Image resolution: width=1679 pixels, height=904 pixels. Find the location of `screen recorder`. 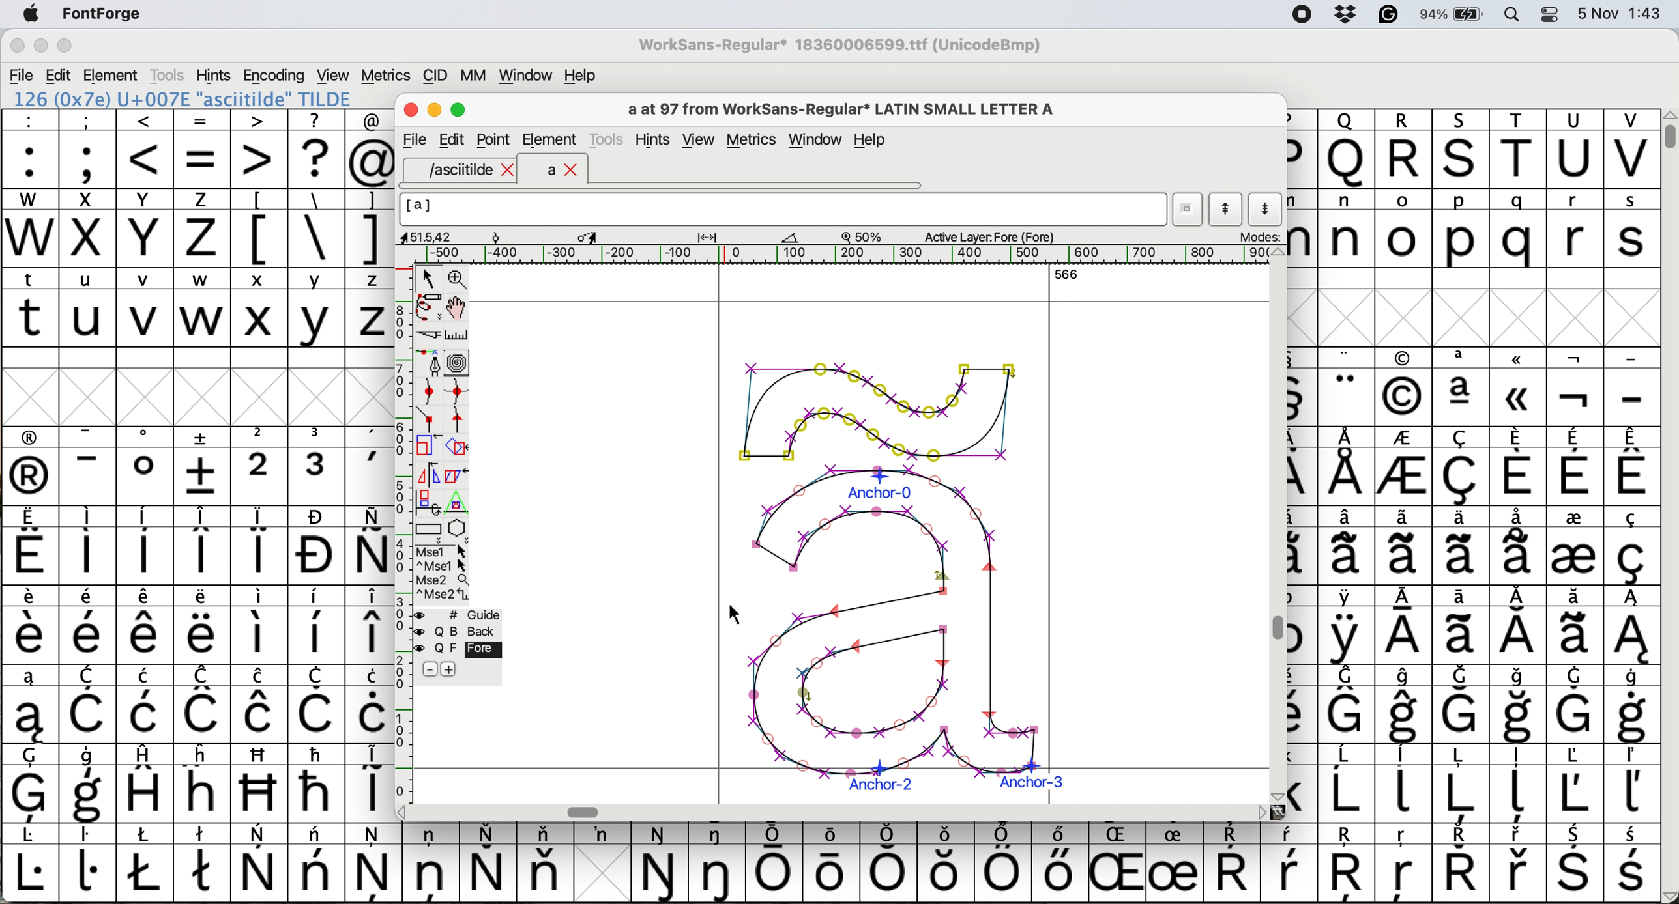

screen recorder is located at coordinates (1300, 16).